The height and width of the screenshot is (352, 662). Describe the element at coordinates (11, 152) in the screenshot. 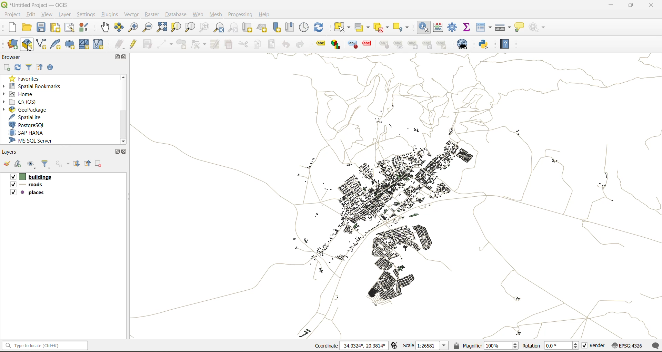

I see `layers` at that location.